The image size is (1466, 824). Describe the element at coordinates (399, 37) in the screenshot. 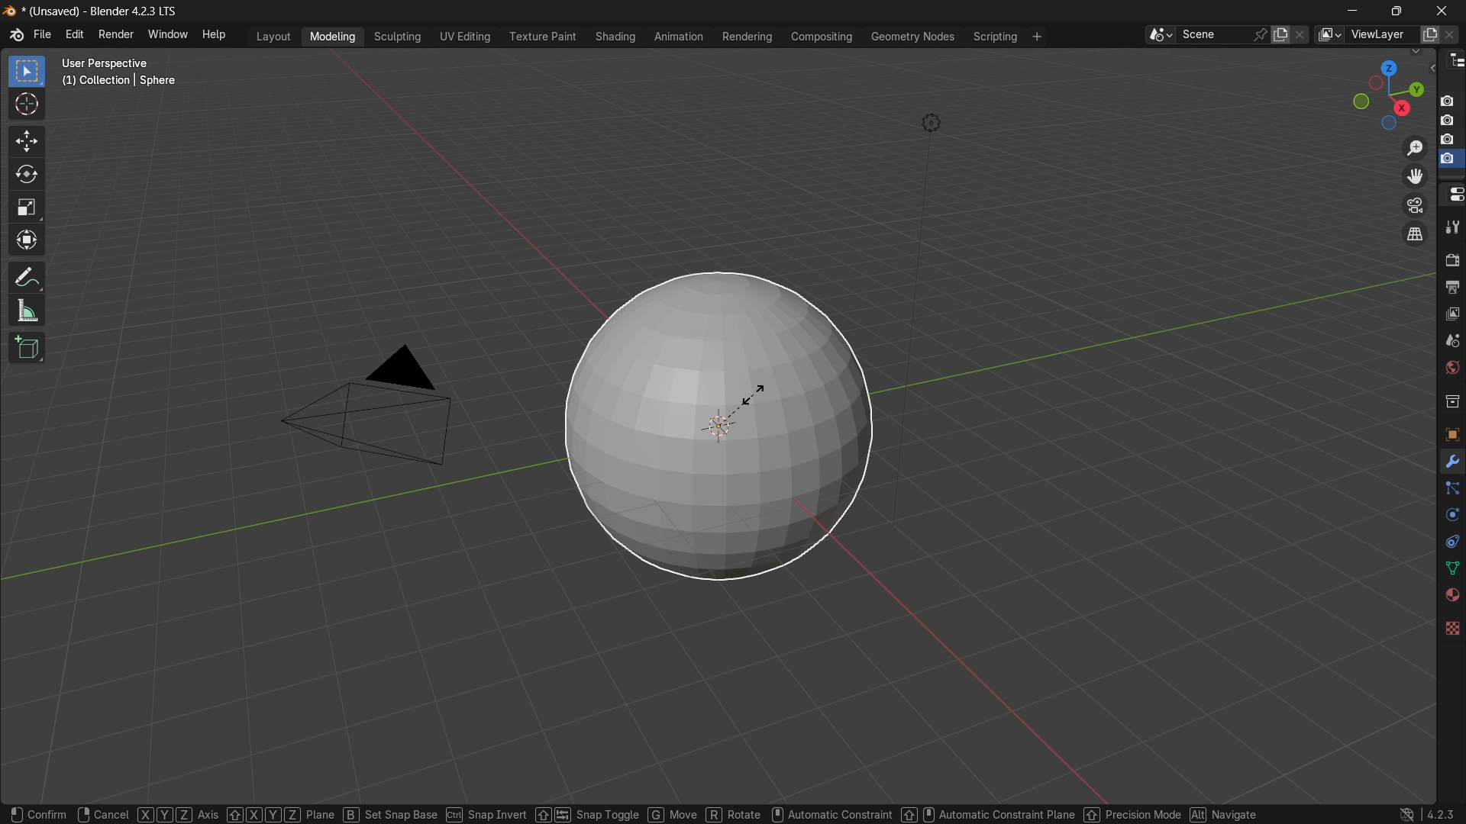

I see `sculpting menu` at that location.